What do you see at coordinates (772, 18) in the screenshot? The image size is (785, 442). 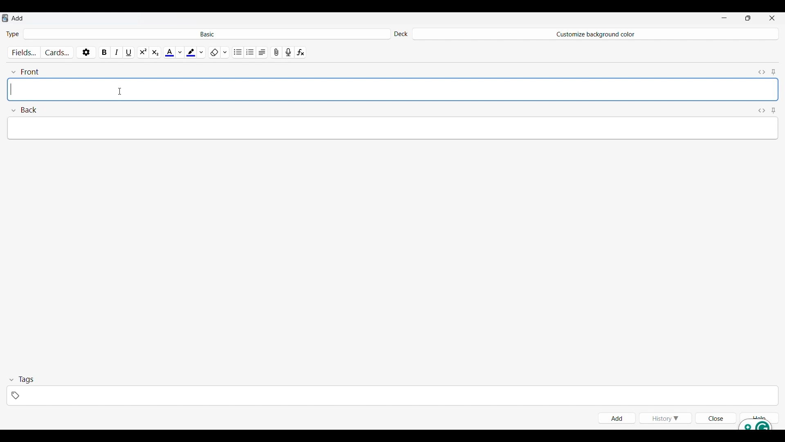 I see `Close interface` at bounding box center [772, 18].